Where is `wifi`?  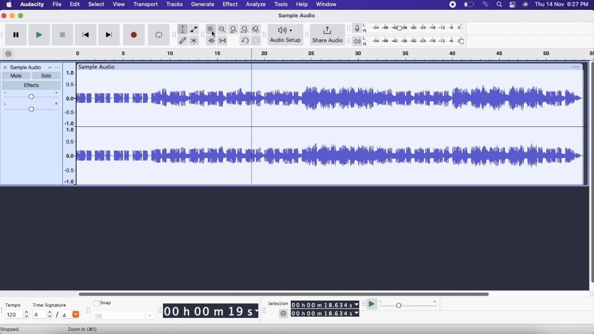
wifi is located at coordinates (486, 5).